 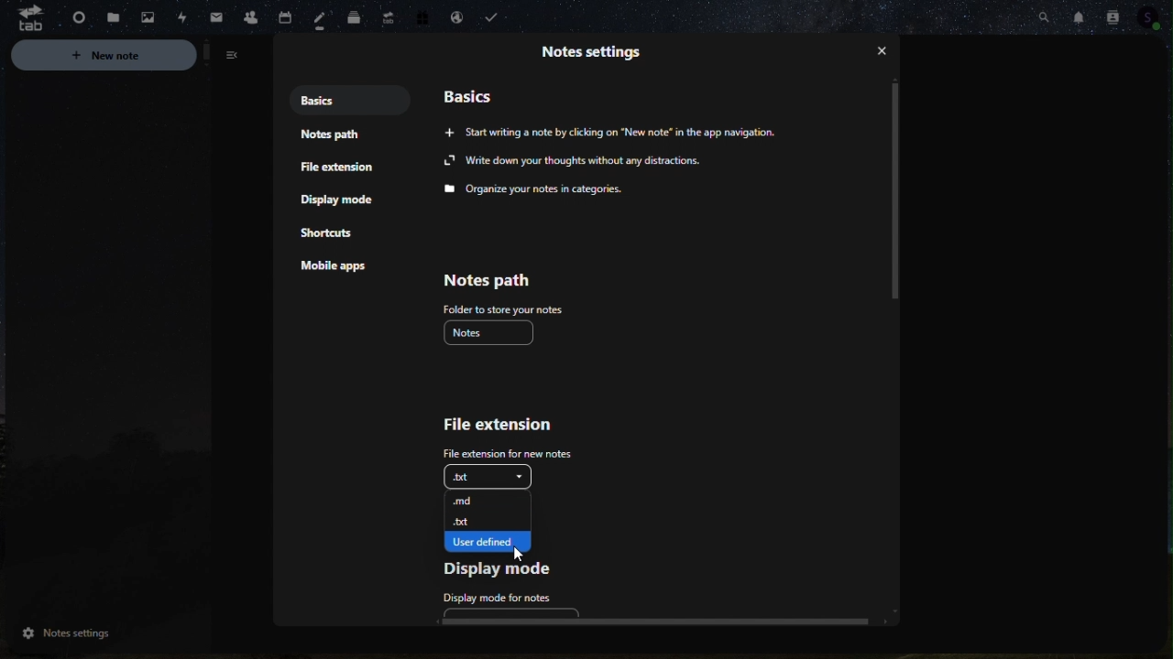 I want to click on email handling, so click(x=453, y=16).